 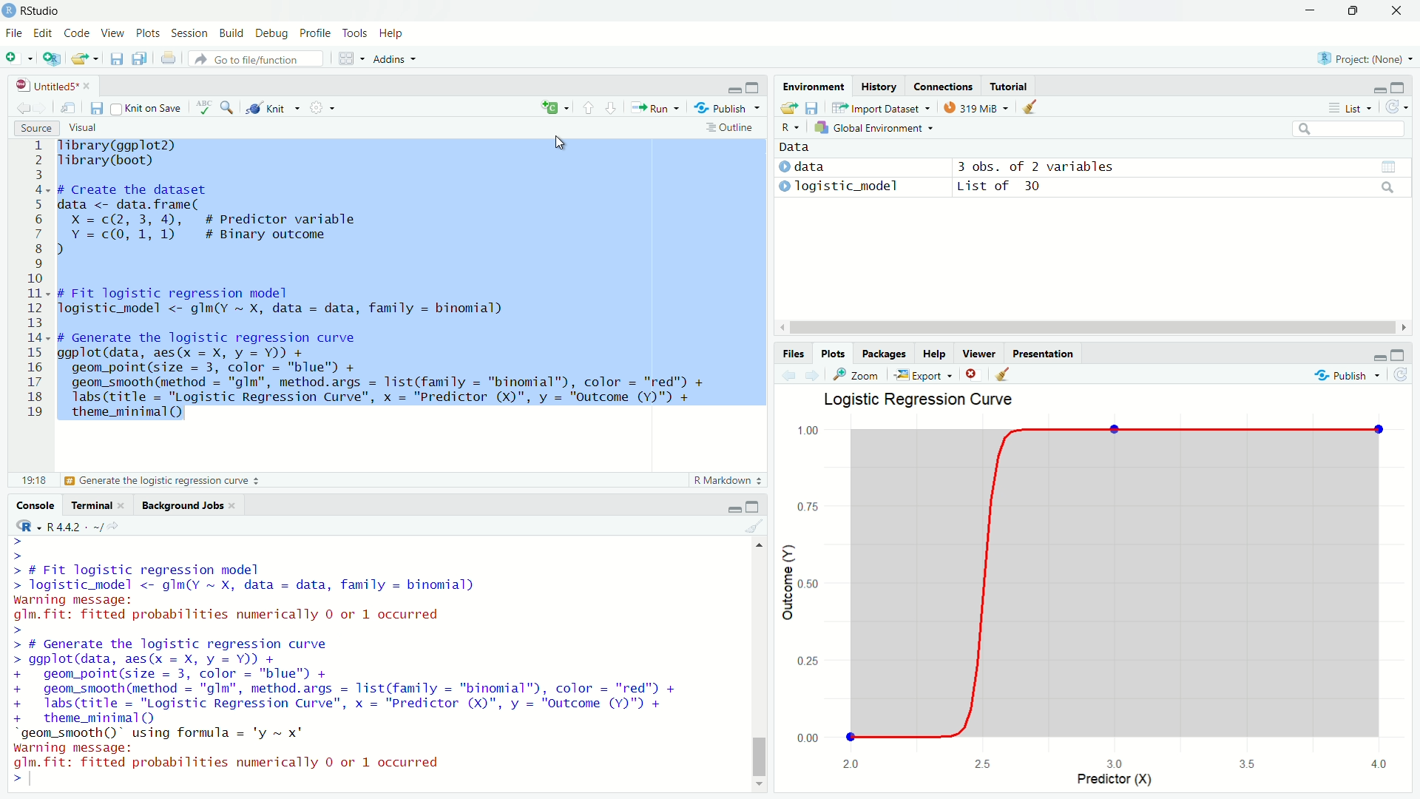 I want to click on Go back to previous source location, so click(x=23, y=108).